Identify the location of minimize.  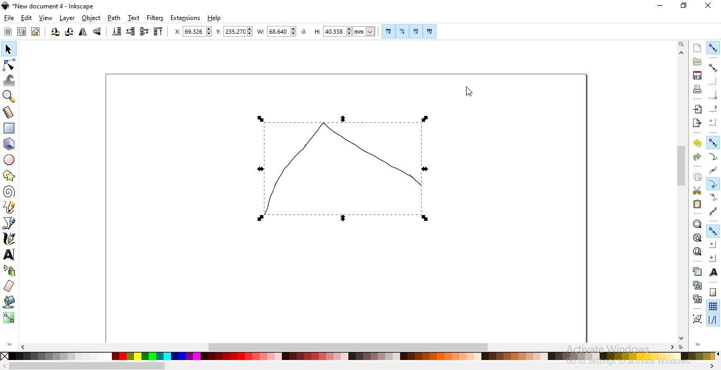
(661, 5).